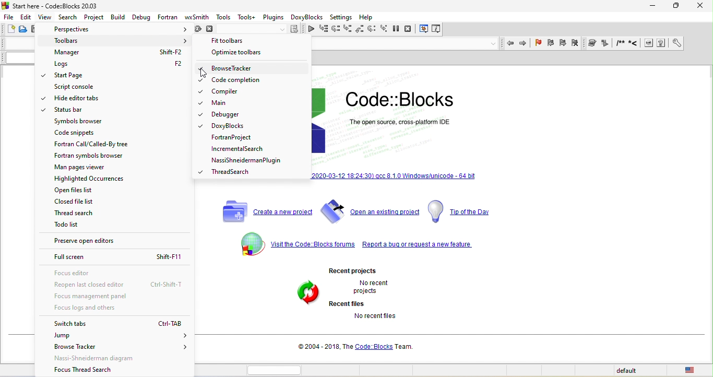  I want to click on run to cursor, so click(324, 30).